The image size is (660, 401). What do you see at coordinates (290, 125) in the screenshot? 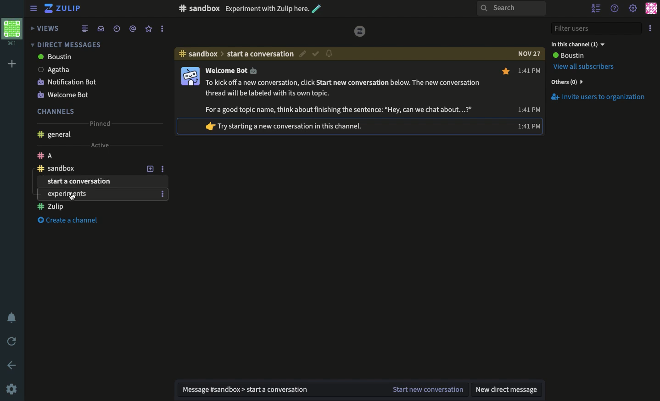
I see `Try starting a new conversation in this channel` at bounding box center [290, 125].